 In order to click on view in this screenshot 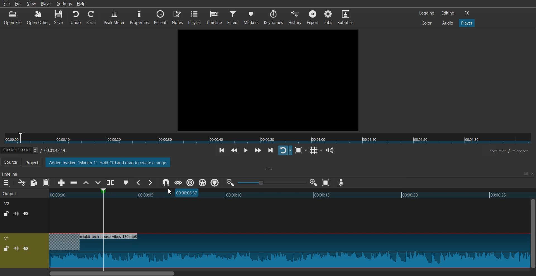, I will do `click(32, 4)`.